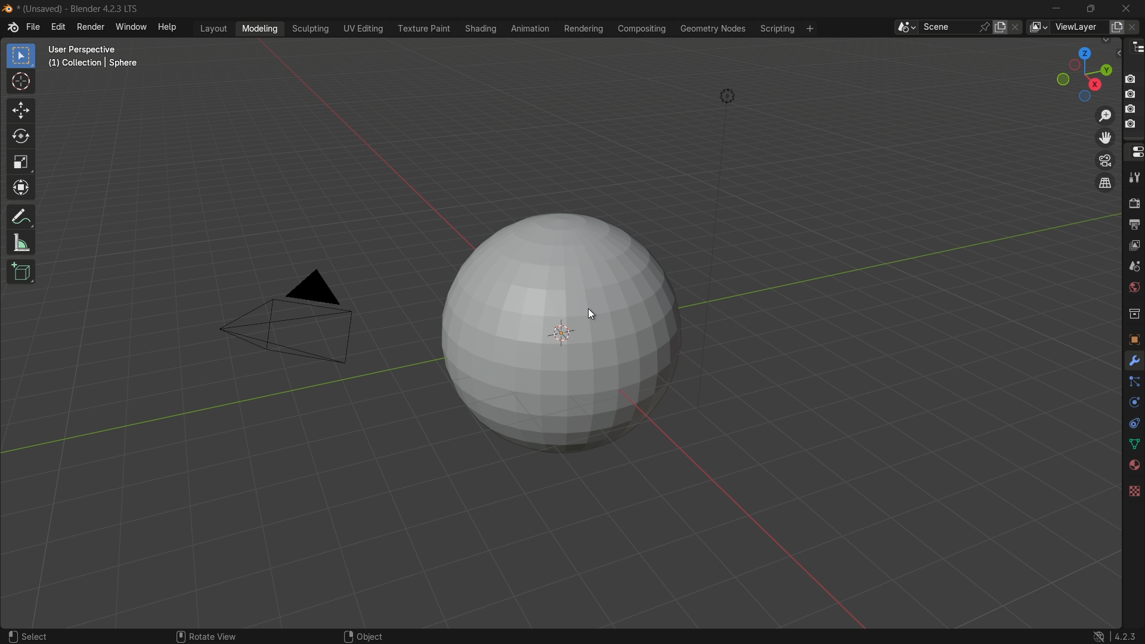 The image size is (1145, 644). Describe the element at coordinates (598, 312) in the screenshot. I see `cursor` at that location.